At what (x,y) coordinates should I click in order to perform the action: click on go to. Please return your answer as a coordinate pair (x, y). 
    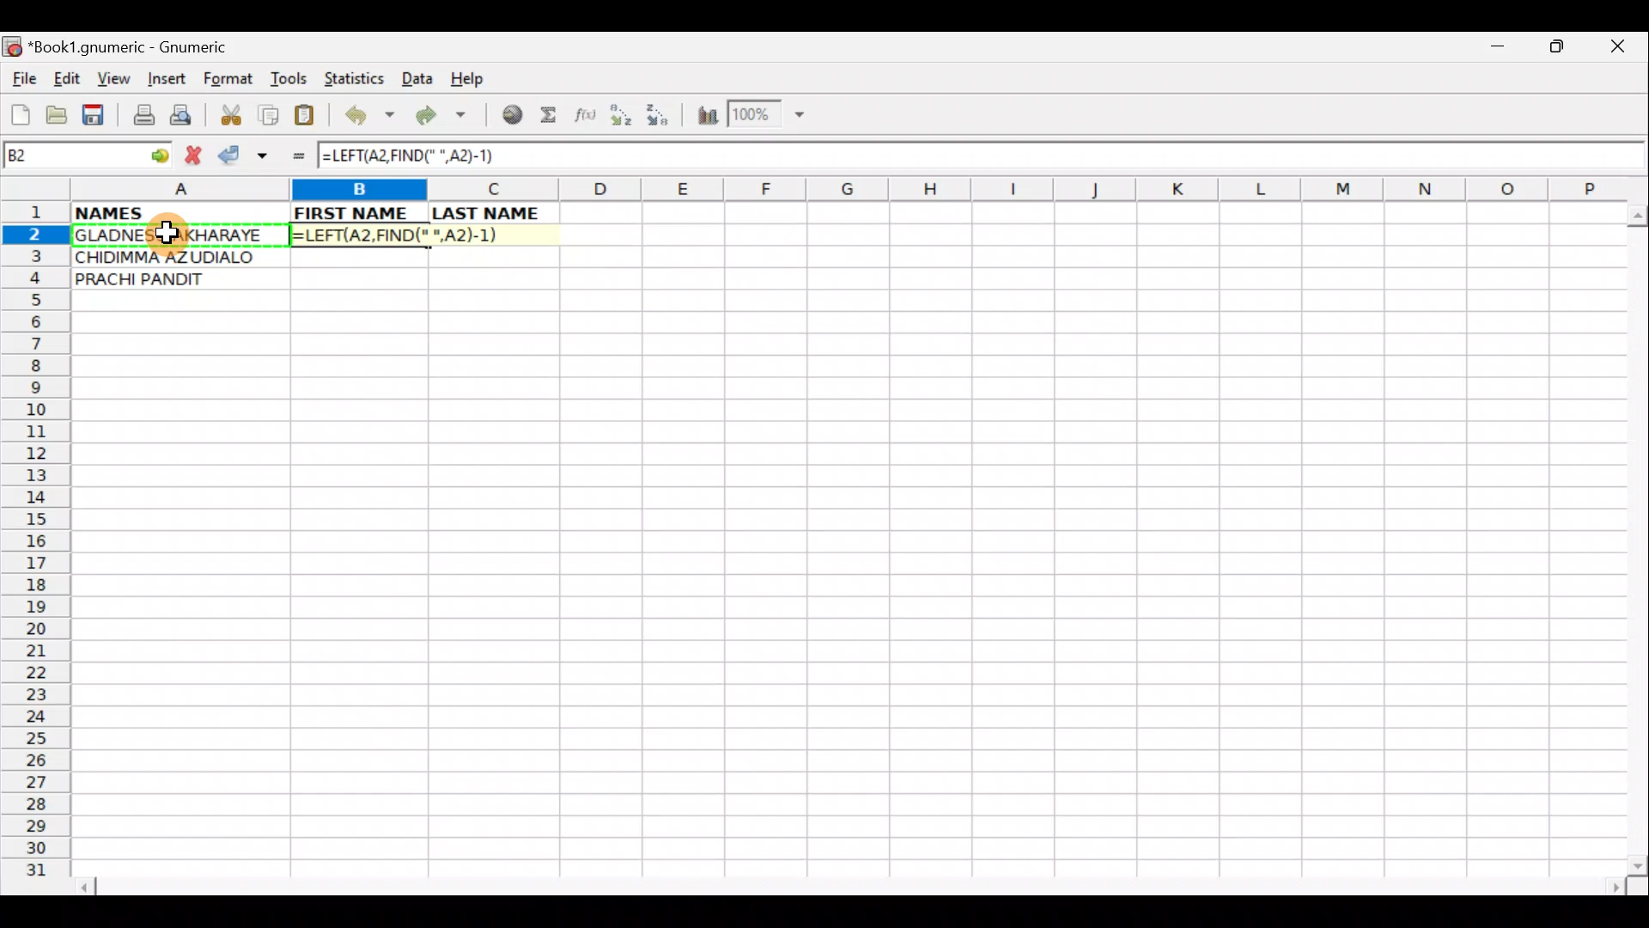
    Looking at the image, I should click on (158, 153).